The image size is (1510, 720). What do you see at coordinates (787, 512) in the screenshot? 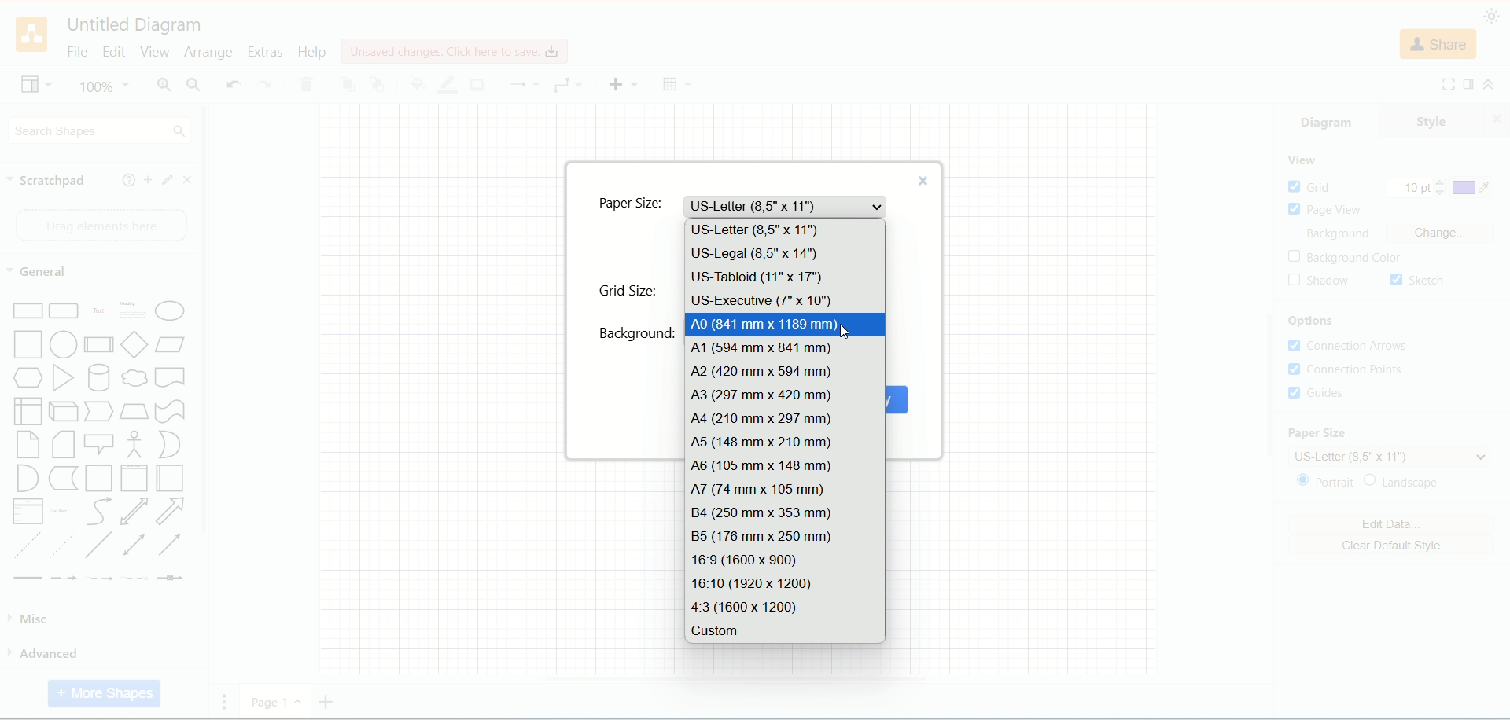
I see `B4` at bounding box center [787, 512].